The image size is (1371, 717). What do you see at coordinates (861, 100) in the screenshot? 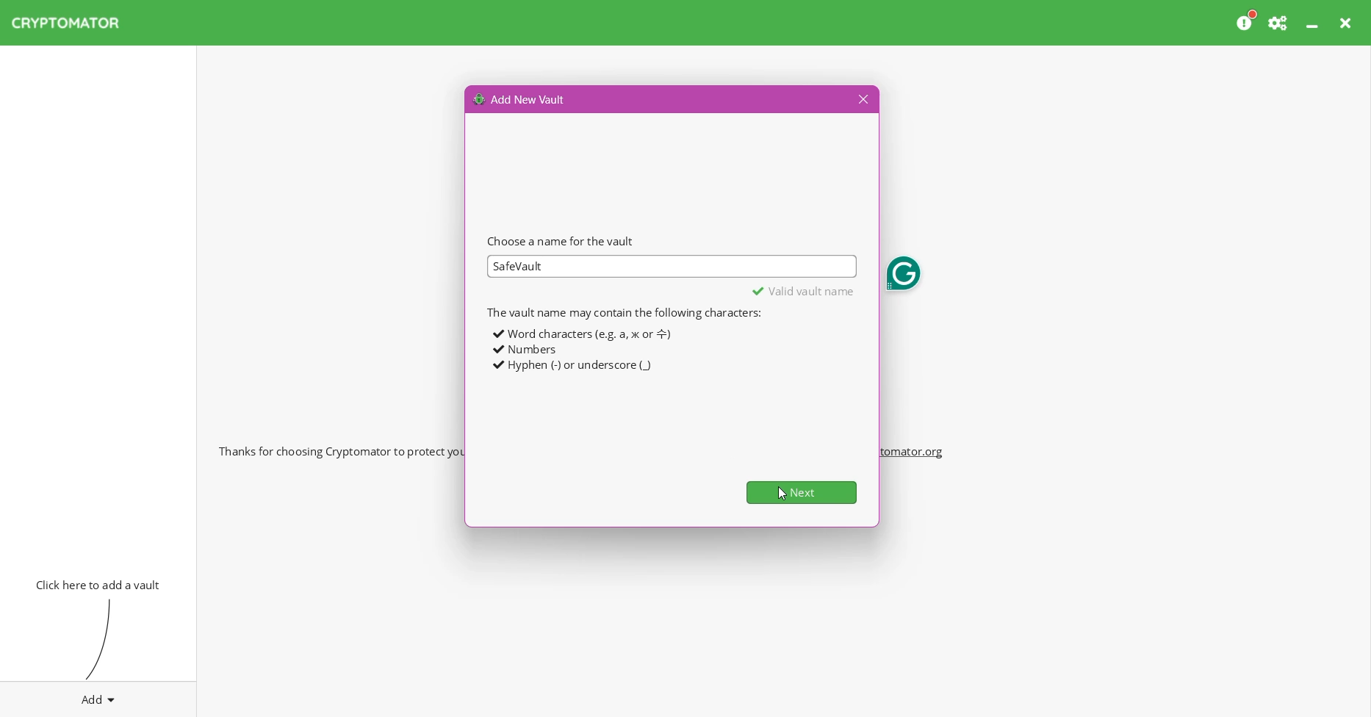
I see `Close` at bounding box center [861, 100].